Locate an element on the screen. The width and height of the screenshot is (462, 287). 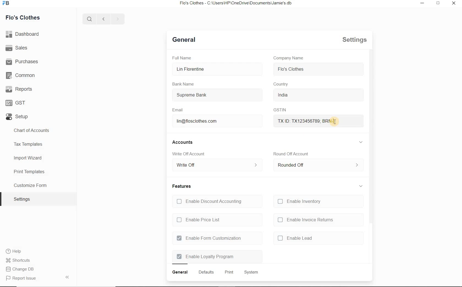
Flo's Clothes is located at coordinates (24, 17).